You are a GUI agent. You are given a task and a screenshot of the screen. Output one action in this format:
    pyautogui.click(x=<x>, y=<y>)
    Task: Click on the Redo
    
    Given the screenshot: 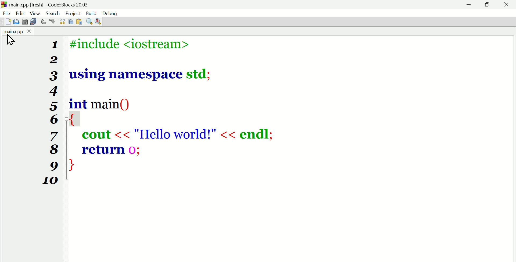 What is the action you would take?
    pyautogui.click(x=53, y=22)
    